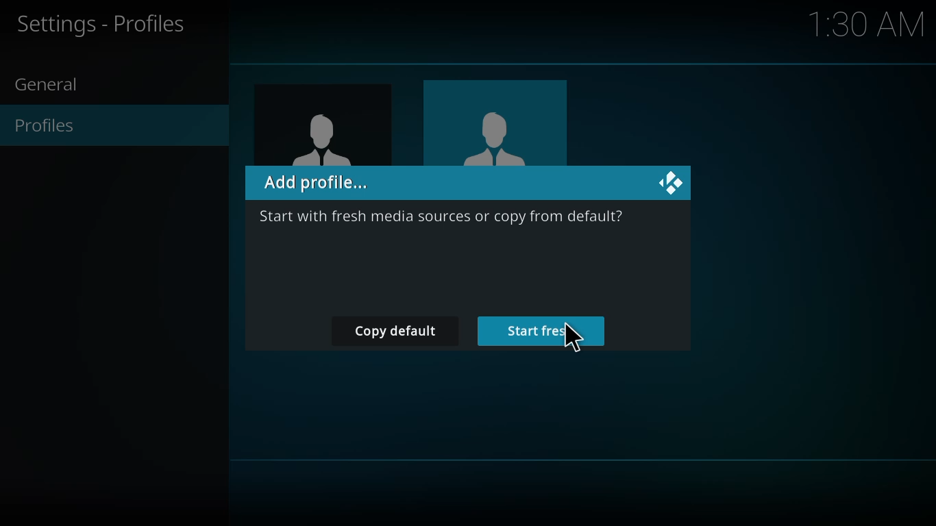  What do you see at coordinates (53, 125) in the screenshot?
I see `profiles` at bounding box center [53, 125].